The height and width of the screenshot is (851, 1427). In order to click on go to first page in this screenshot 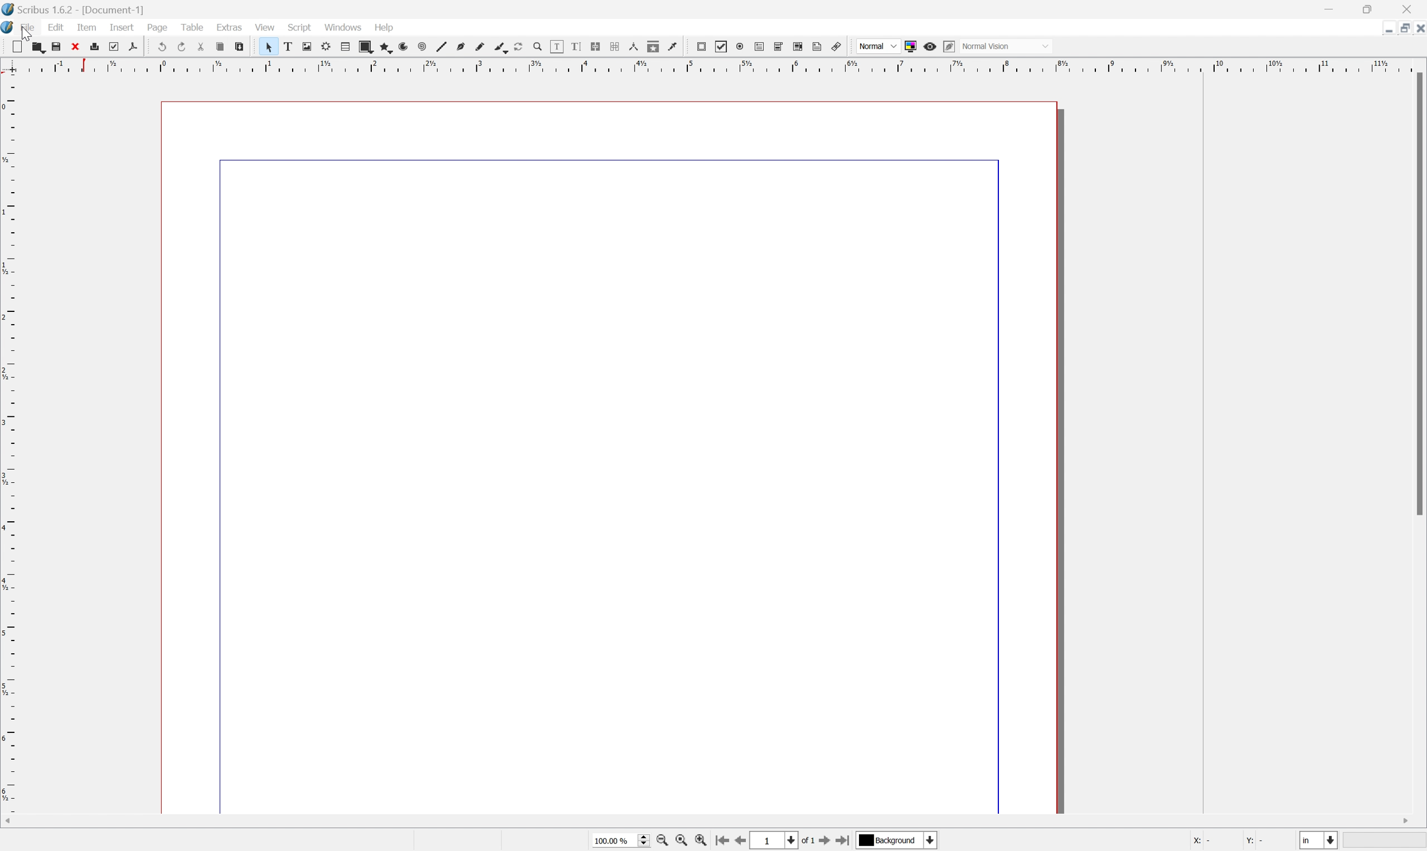, I will do `click(724, 842)`.